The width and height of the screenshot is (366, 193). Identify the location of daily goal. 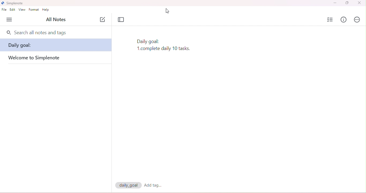
(56, 47).